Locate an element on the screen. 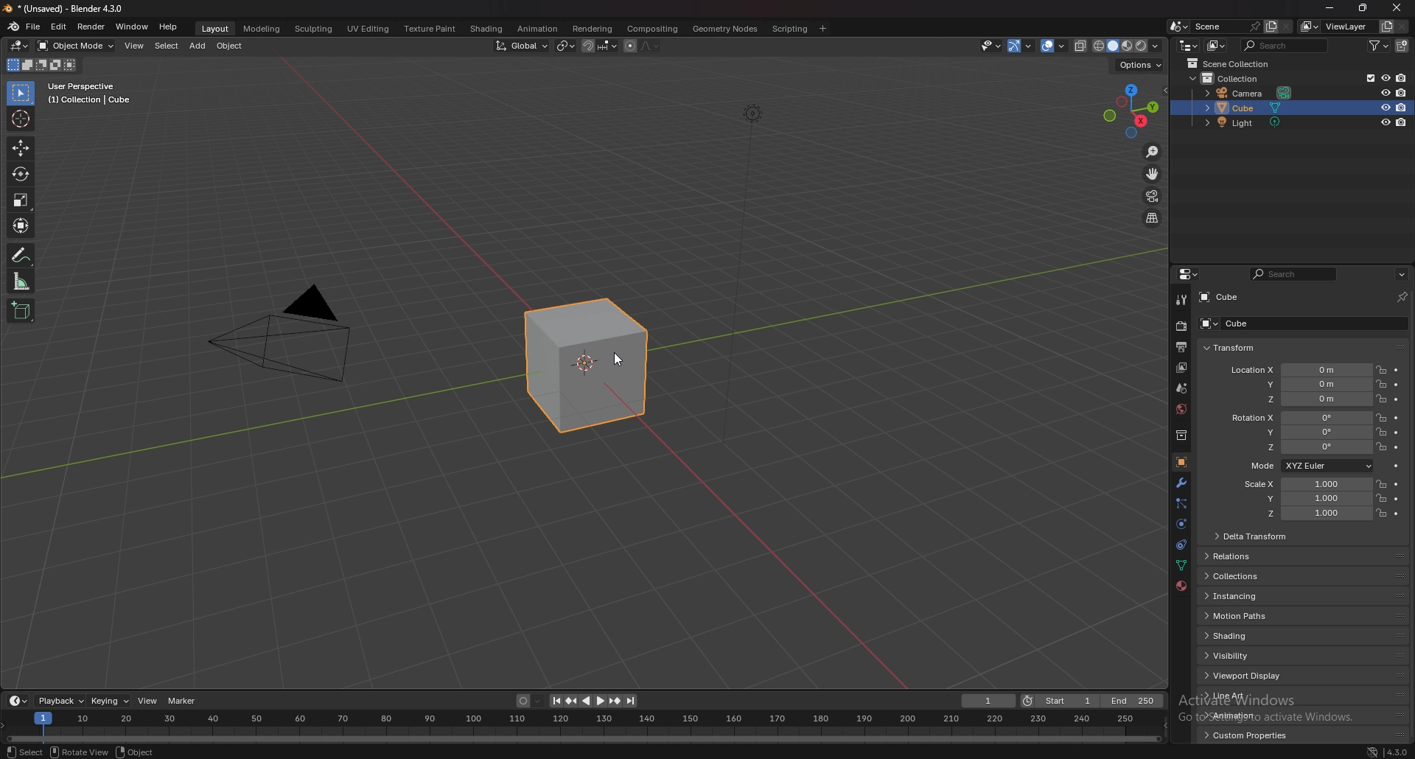  geomtry nodes is located at coordinates (727, 29).